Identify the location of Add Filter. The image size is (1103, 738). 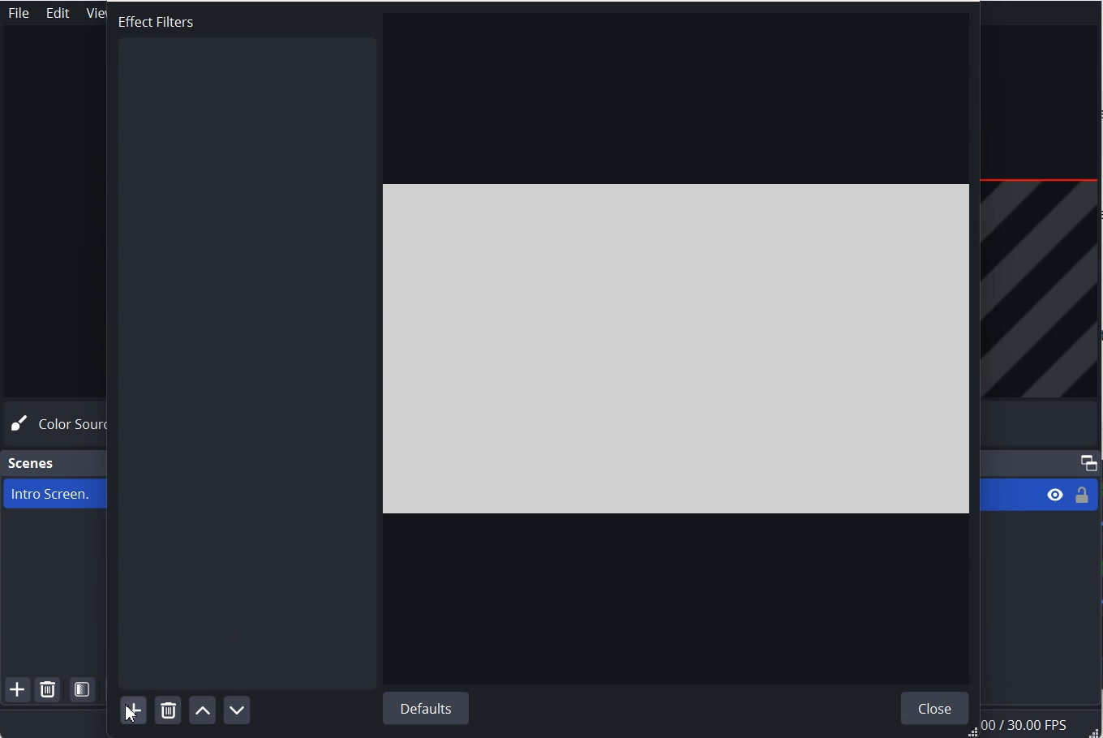
(133, 710).